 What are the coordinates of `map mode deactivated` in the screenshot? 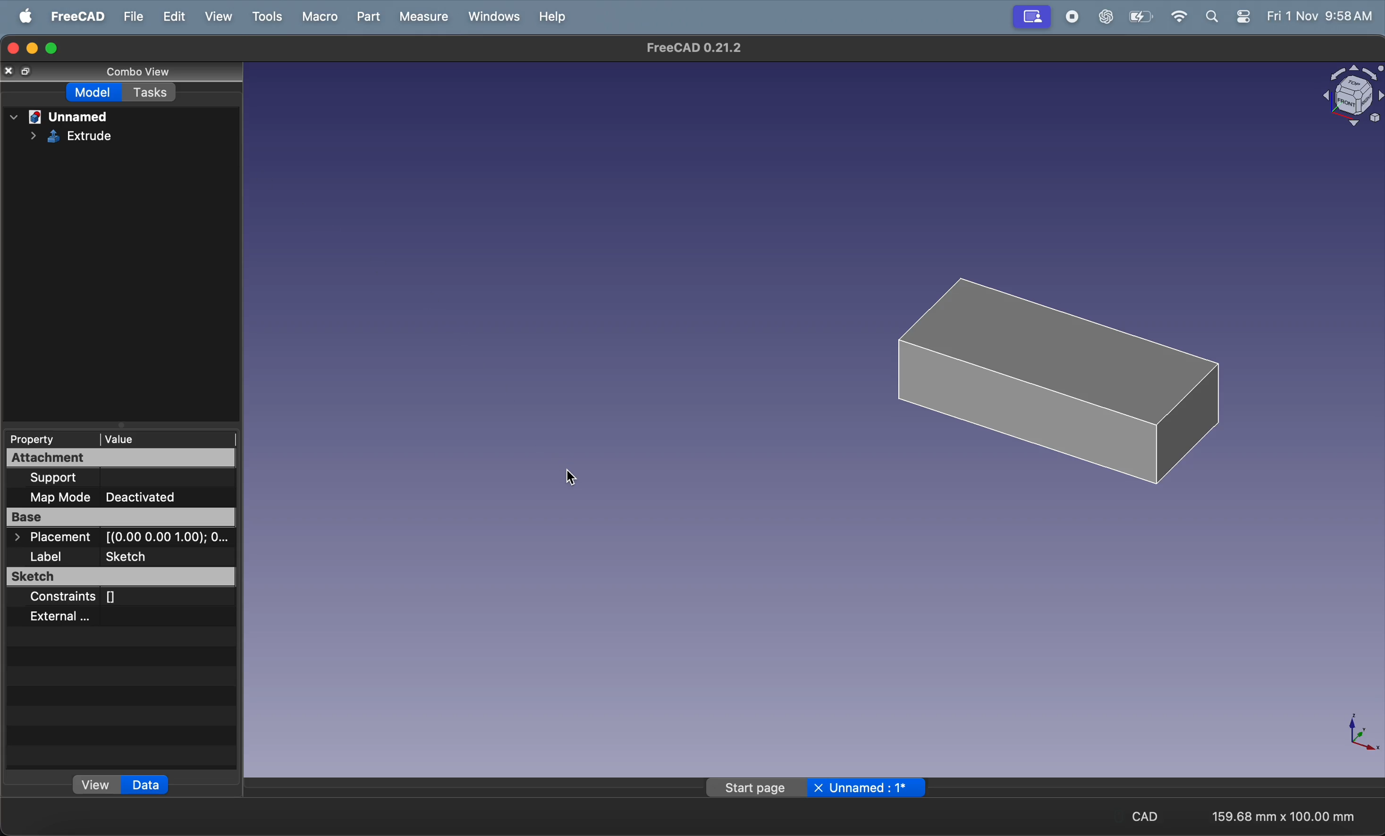 It's located at (121, 497).